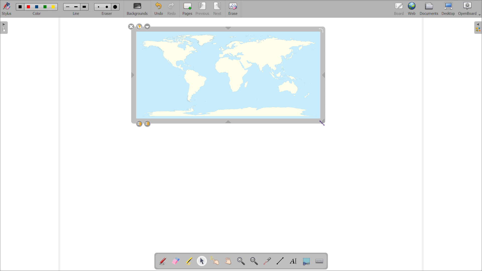 This screenshot has width=482, height=271. What do you see at coordinates (228, 76) in the screenshot?
I see `image` at bounding box center [228, 76].